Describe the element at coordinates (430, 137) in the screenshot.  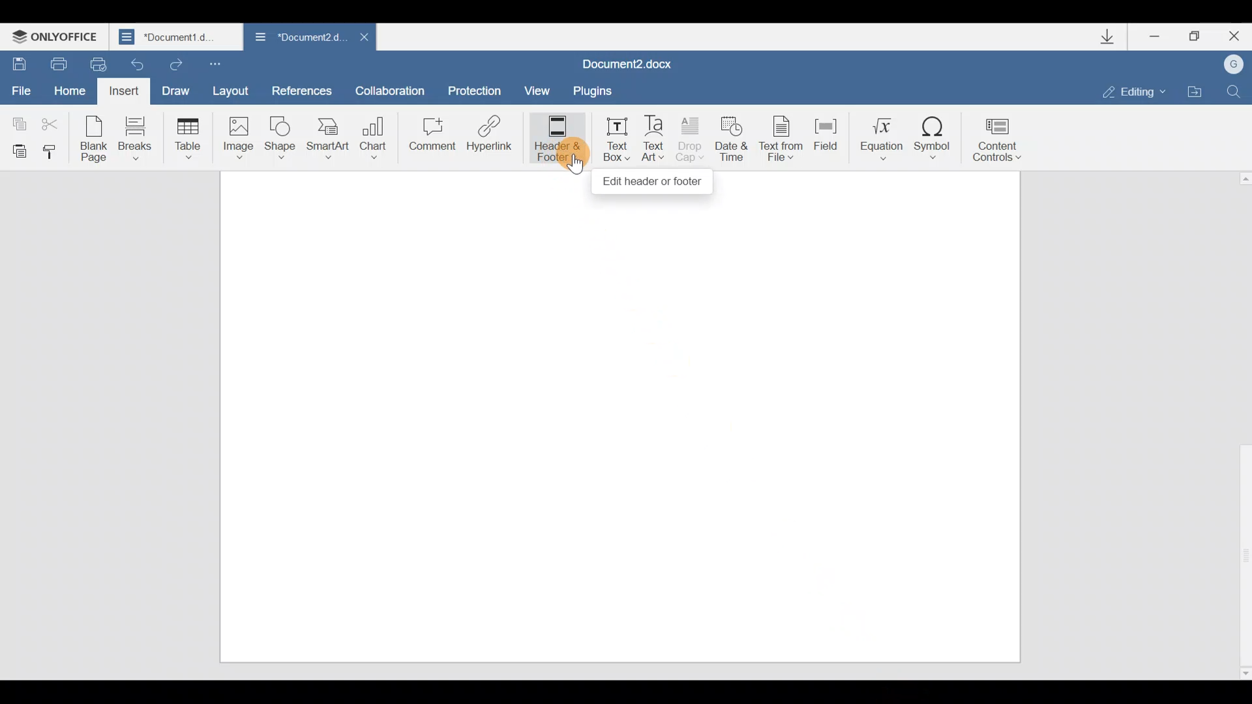
I see `Comment` at that location.